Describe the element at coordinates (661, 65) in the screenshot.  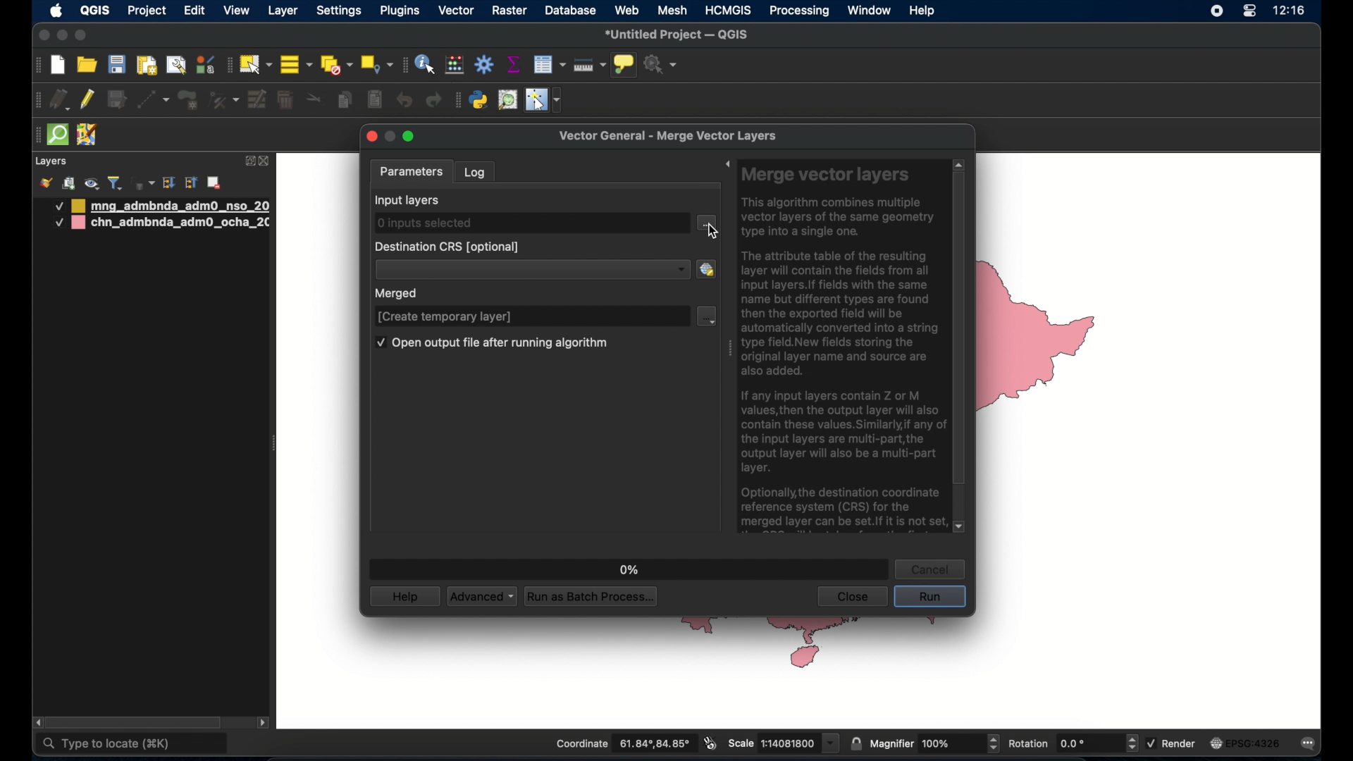
I see `no action selected` at that location.